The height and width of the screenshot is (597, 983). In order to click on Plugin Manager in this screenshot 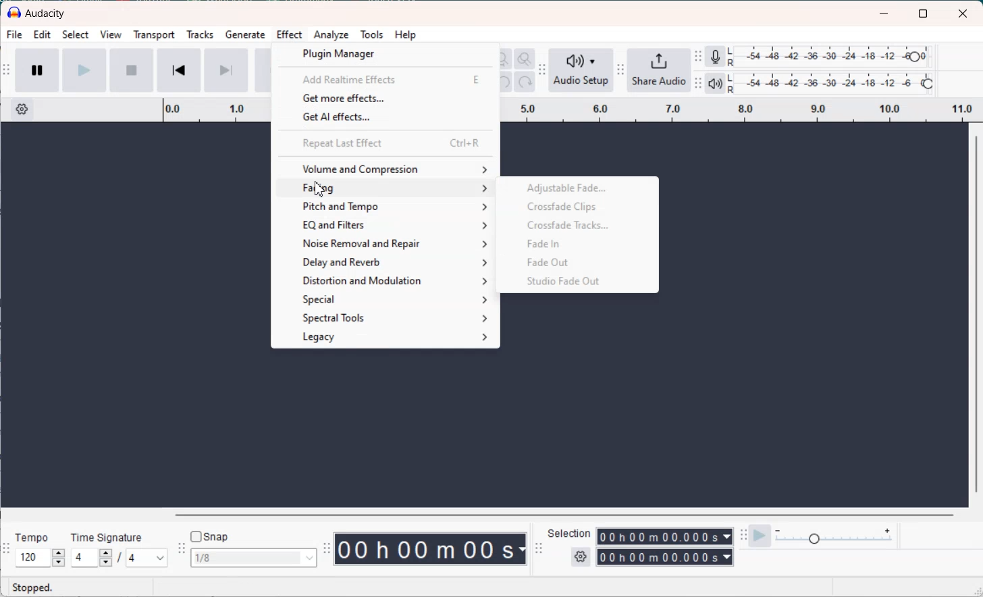, I will do `click(386, 54)`.